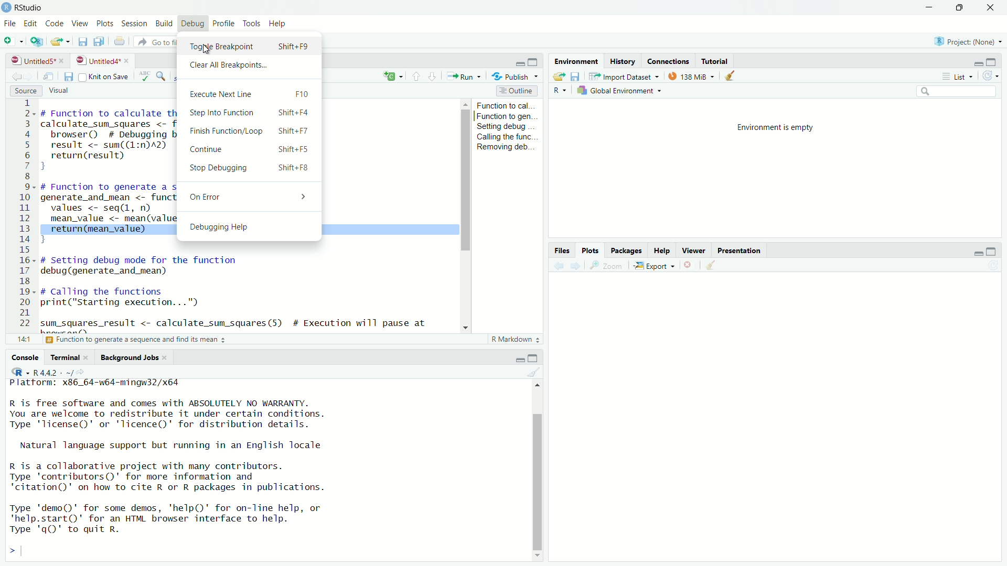  What do you see at coordinates (507, 126) in the screenshot?
I see `setting debug...` at bounding box center [507, 126].